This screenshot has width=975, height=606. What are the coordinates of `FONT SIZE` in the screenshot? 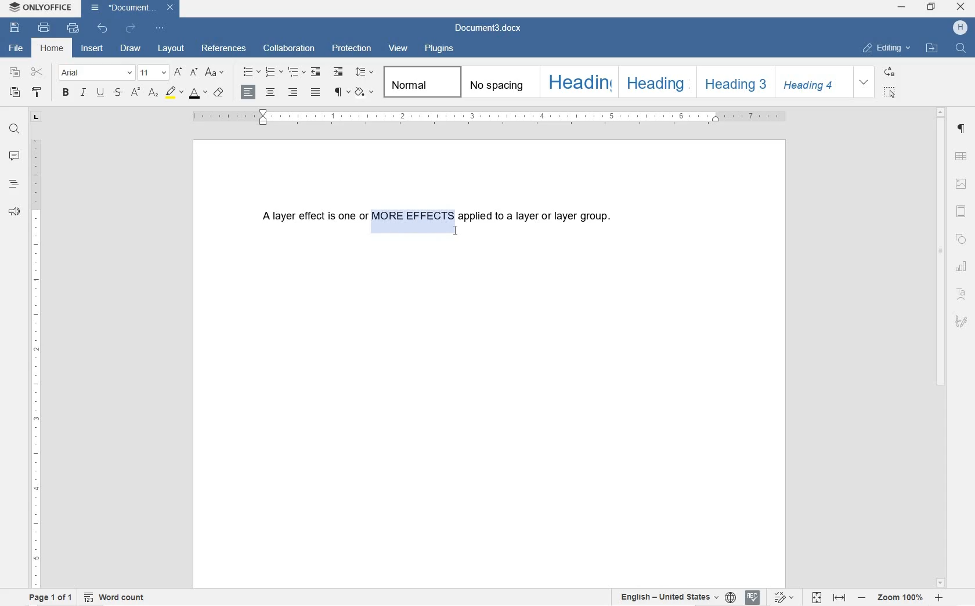 It's located at (153, 72).